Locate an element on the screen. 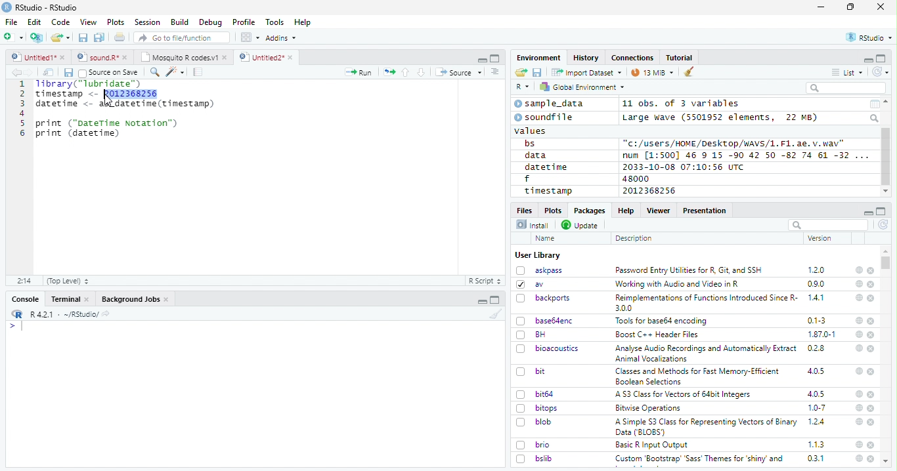 This screenshot has height=471, width=897. Search is located at coordinates (875, 118).